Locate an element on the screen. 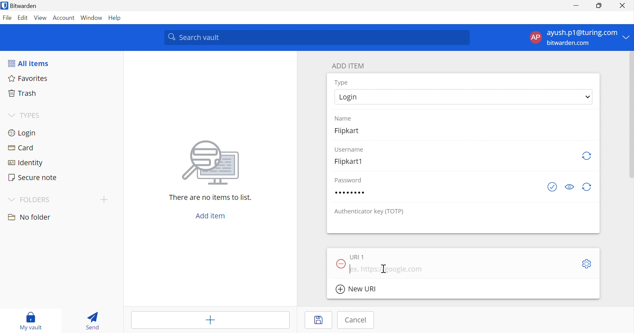  Drop Down is located at coordinates (588, 96).